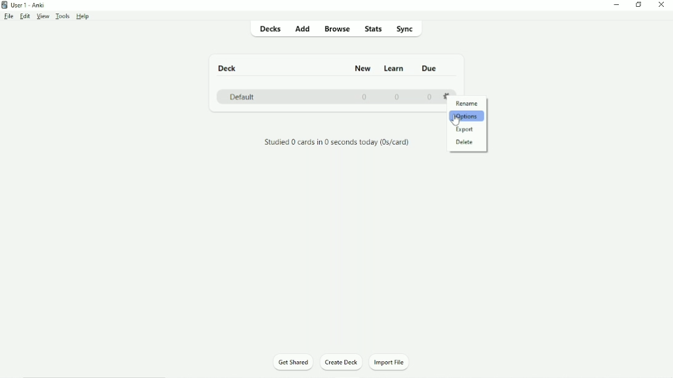 This screenshot has width=673, height=378. Describe the element at coordinates (399, 96) in the screenshot. I see `0` at that location.